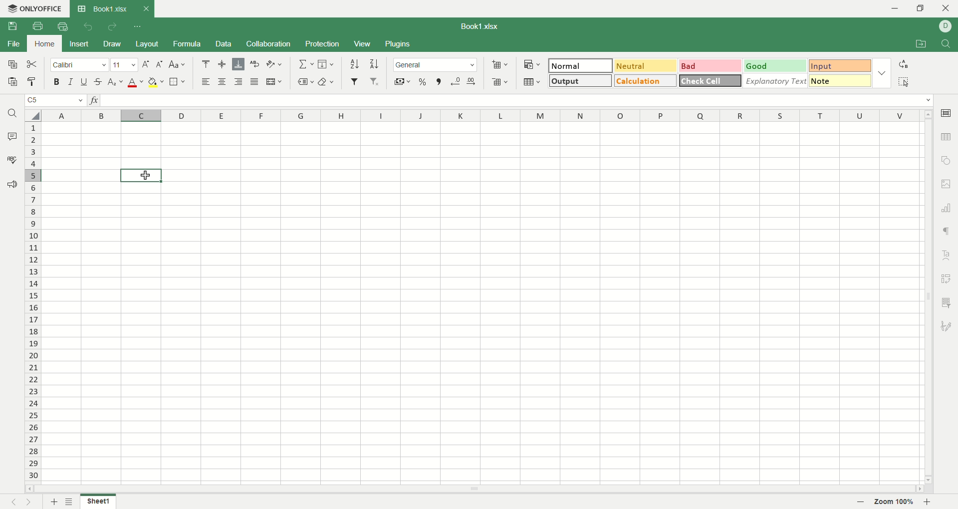 Image resolution: width=958 pixels, height=509 pixels. Describe the element at coordinates (223, 44) in the screenshot. I see `data` at that location.